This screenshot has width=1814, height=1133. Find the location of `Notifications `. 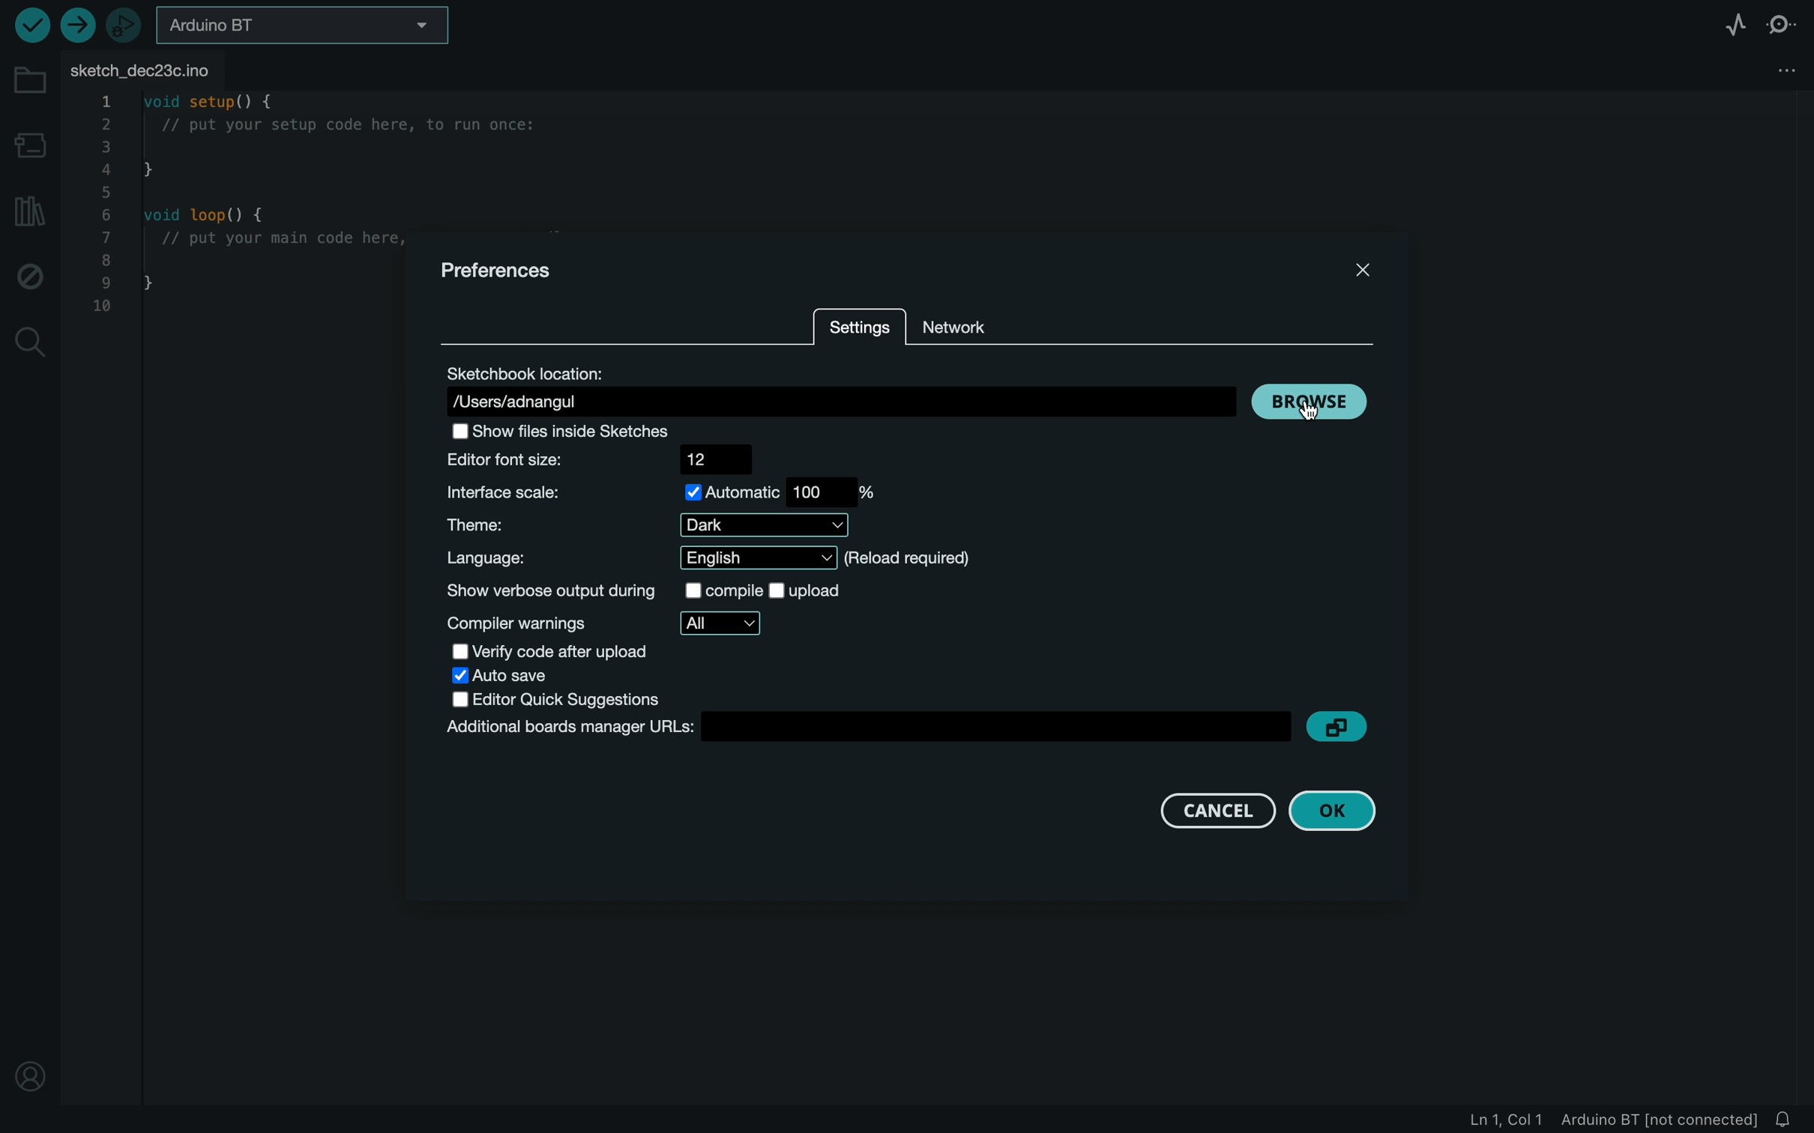

Notifications  is located at coordinates (1788, 1115).